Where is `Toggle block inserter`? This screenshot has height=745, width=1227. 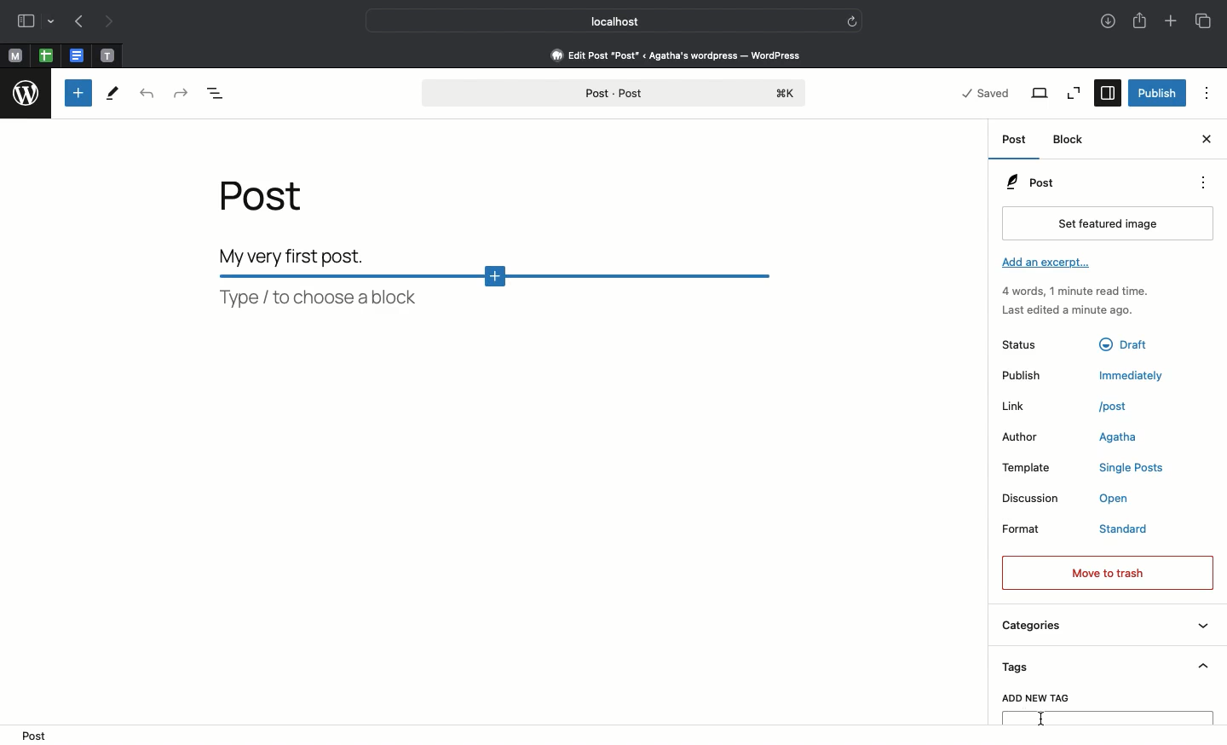 Toggle block inserter is located at coordinates (78, 94).